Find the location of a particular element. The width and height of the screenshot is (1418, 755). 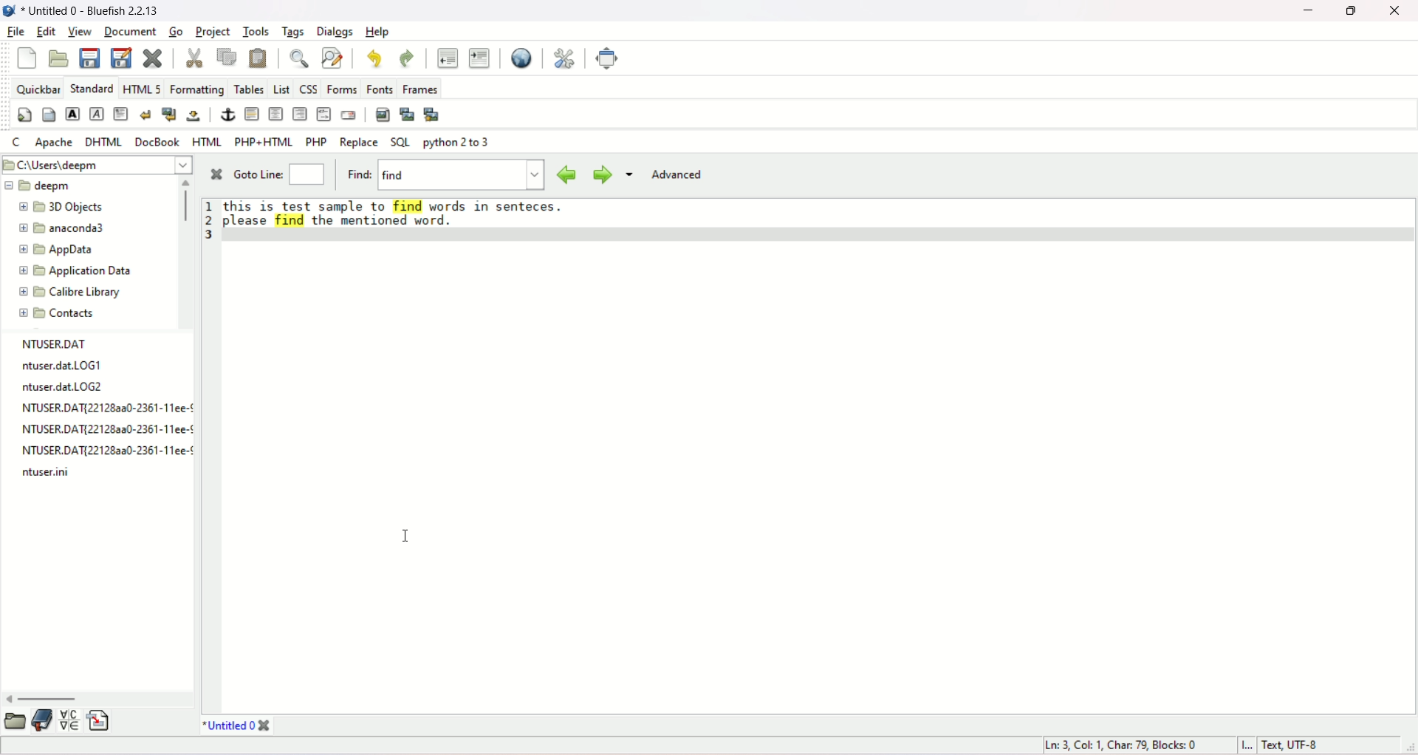

dialogs is located at coordinates (334, 32).